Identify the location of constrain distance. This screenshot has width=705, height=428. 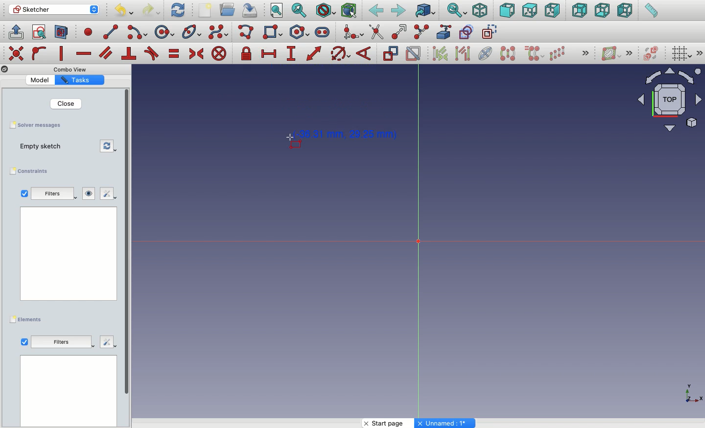
(314, 53).